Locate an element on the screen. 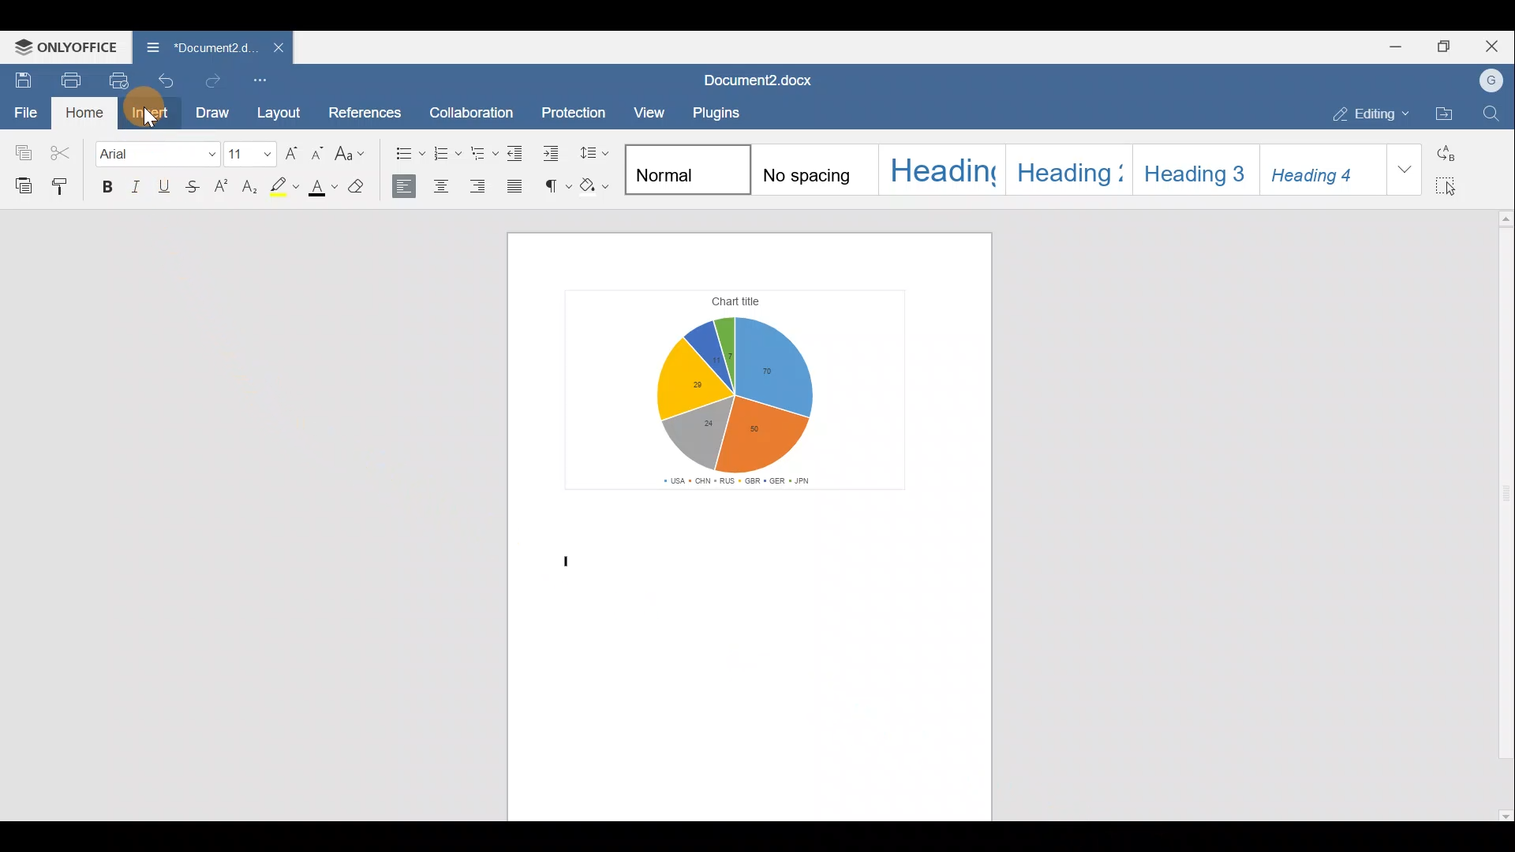 The width and height of the screenshot is (1515, 852). References is located at coordinates (366, 108).